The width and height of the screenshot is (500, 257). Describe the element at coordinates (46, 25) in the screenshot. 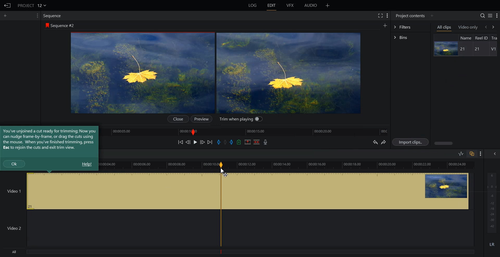

I see `logo` at that location.